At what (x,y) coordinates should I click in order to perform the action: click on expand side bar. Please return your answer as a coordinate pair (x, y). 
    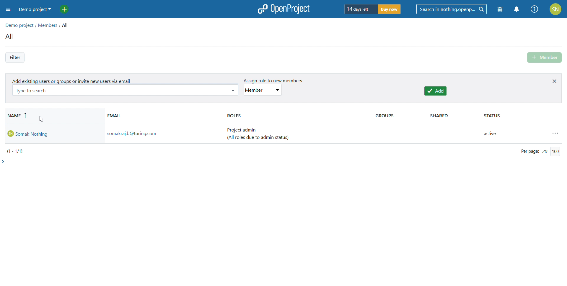
    Looking at the image, I should click on (4, 161).